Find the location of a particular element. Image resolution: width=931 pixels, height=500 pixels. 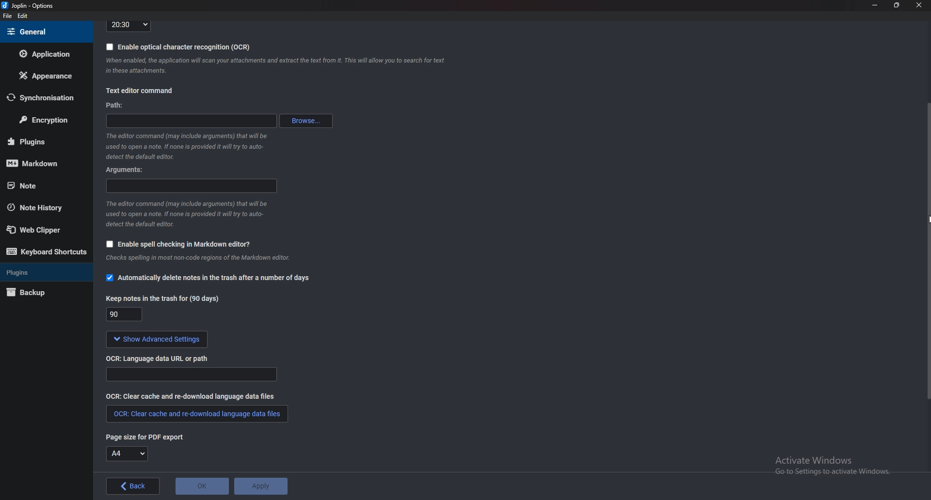

path is located at coordinates (116, 106).